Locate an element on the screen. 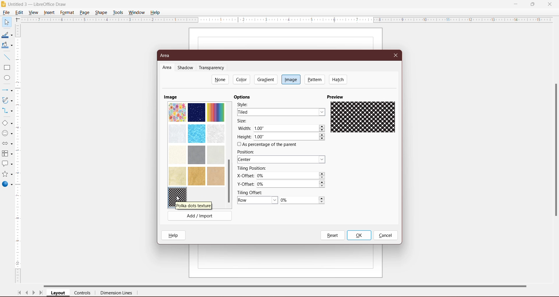 This screenshot has width=559, height=297. Cancel is located at coordinates (385, 236).